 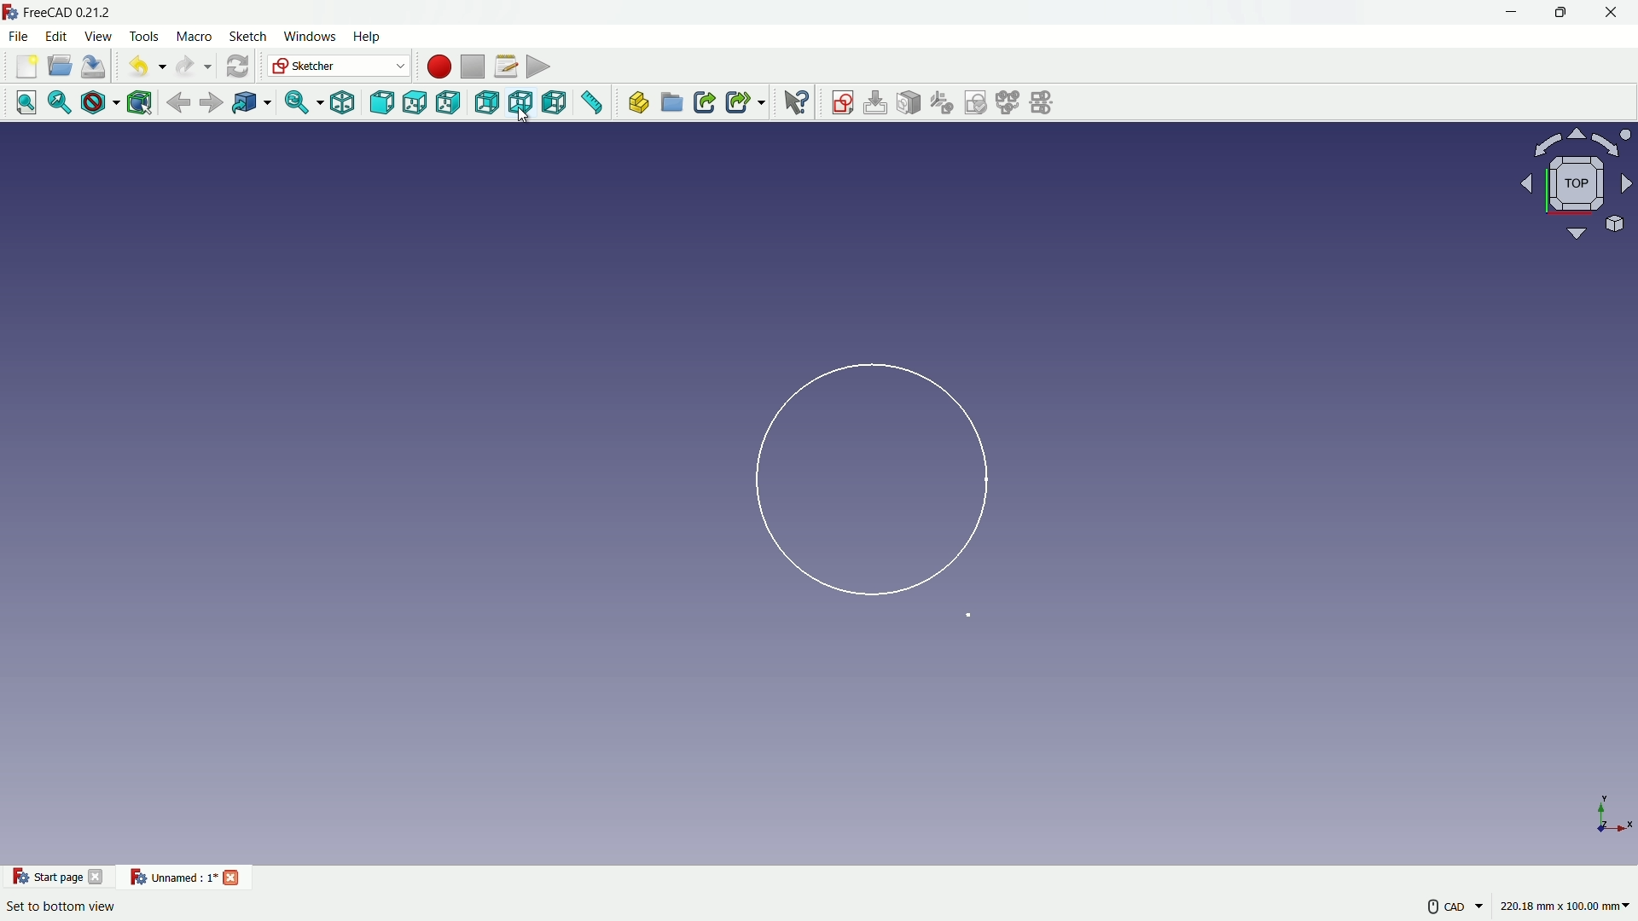 I want to click on macro menu, so click(x=193, y=37).